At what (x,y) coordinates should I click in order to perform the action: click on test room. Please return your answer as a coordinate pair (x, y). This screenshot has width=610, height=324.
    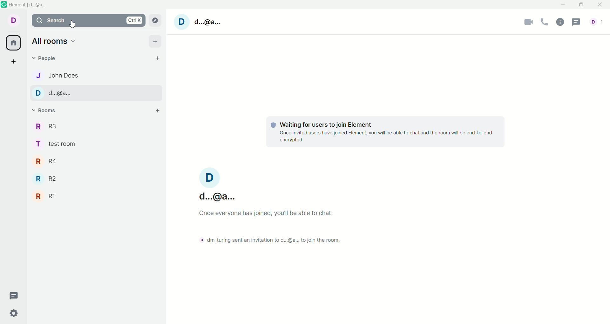
    Looking at the image, I should click on (97, 144).